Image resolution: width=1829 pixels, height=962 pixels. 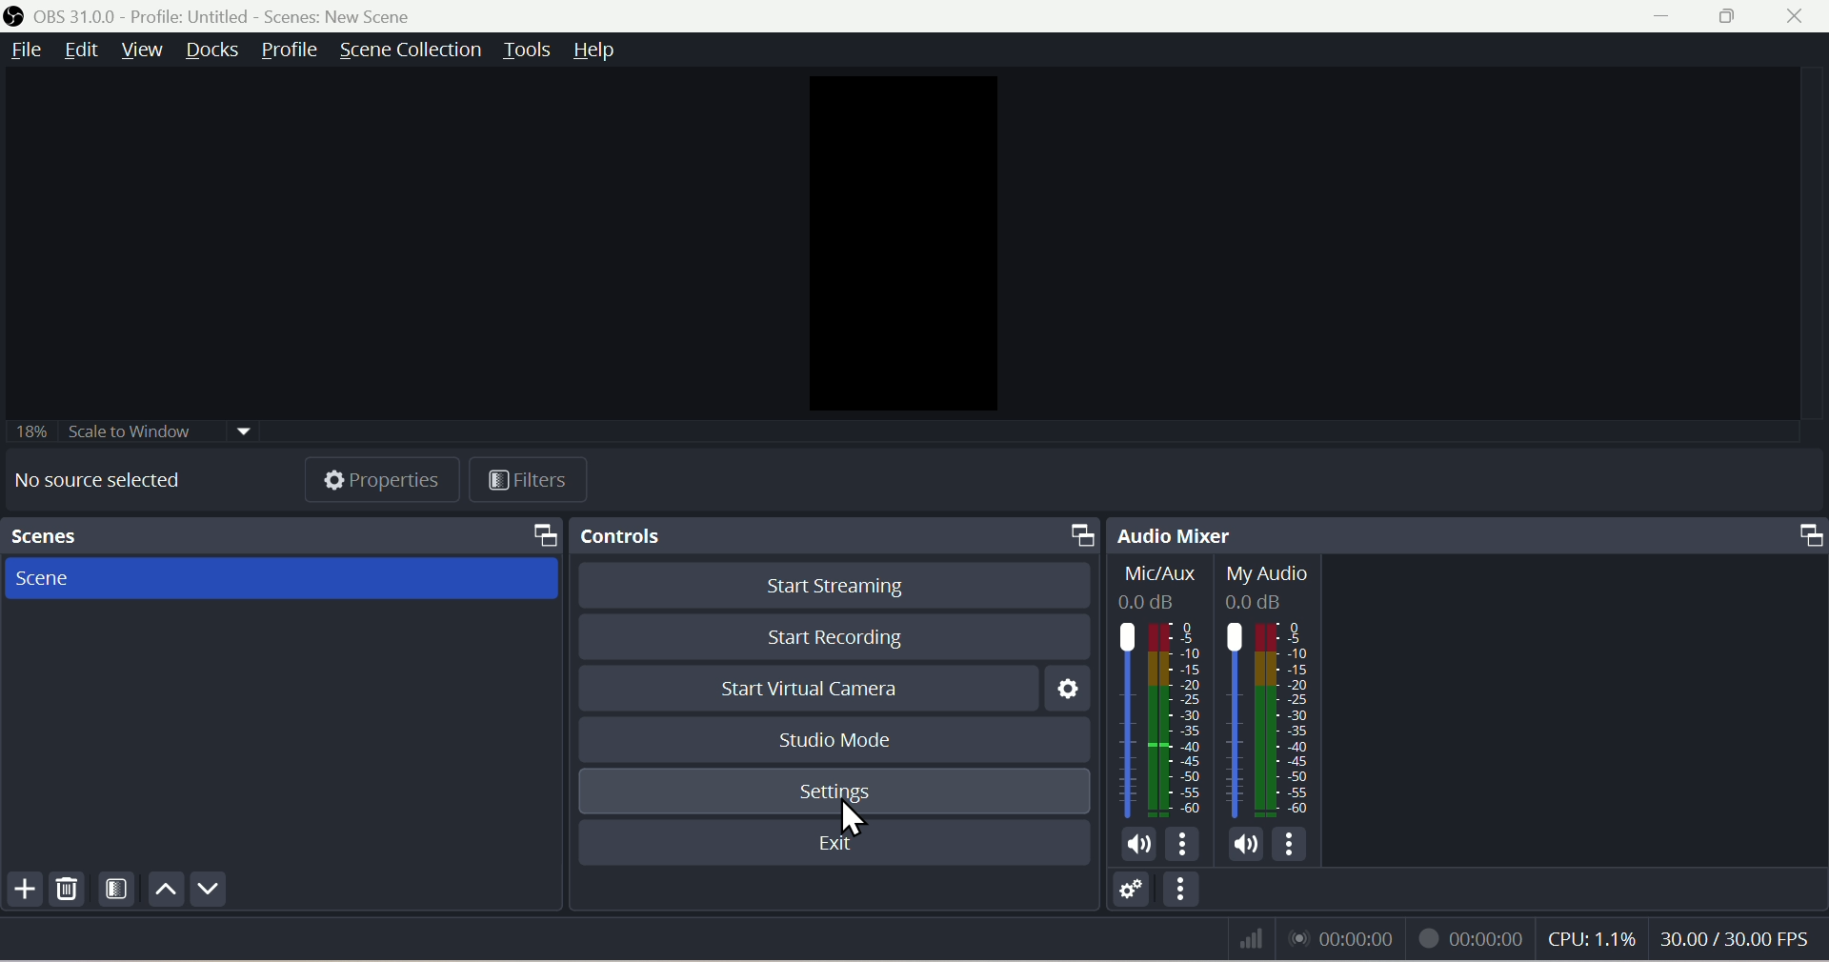 What do you see at coordinates (744, 535) in the screenshot?
I see `Controls` at bounding box center [744, 535].